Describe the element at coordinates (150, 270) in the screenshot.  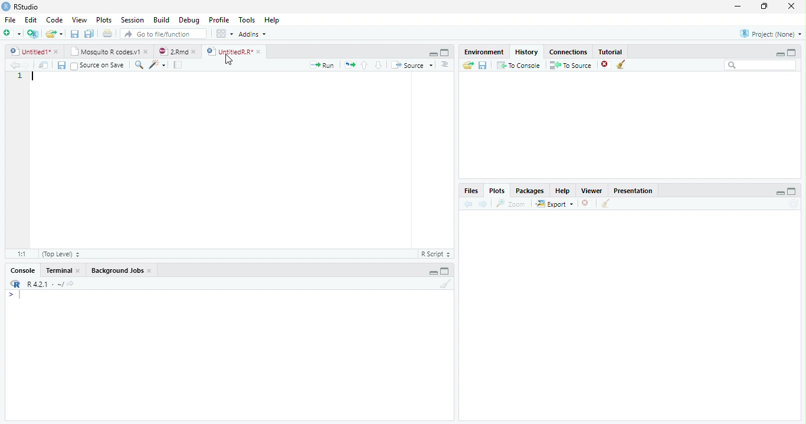
I see `close` at that location.